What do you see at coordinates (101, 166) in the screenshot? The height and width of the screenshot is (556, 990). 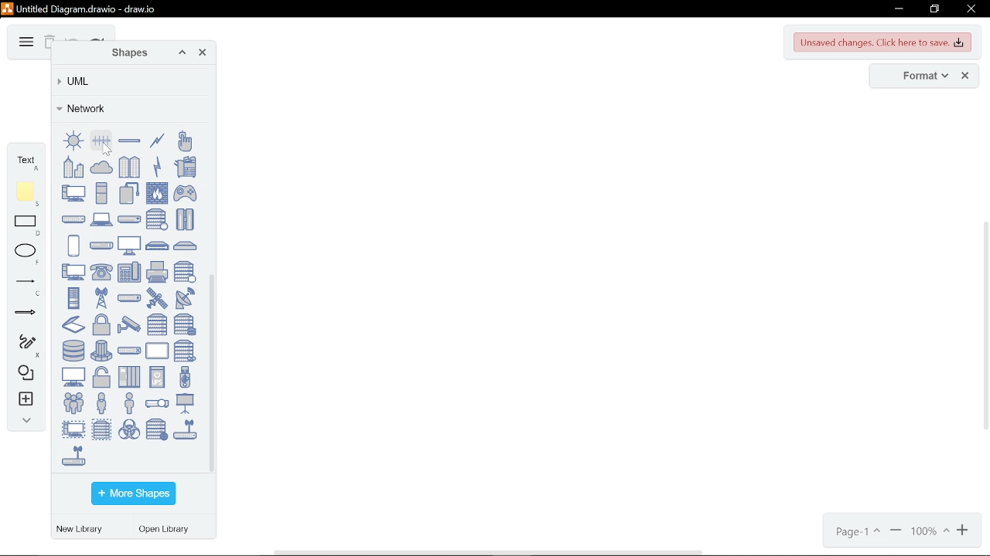 I see `cloud` at bounding box center [101, 166].